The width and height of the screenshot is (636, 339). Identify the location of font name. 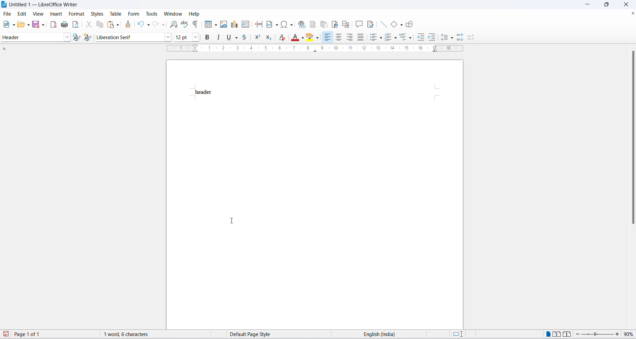
(129, 37).